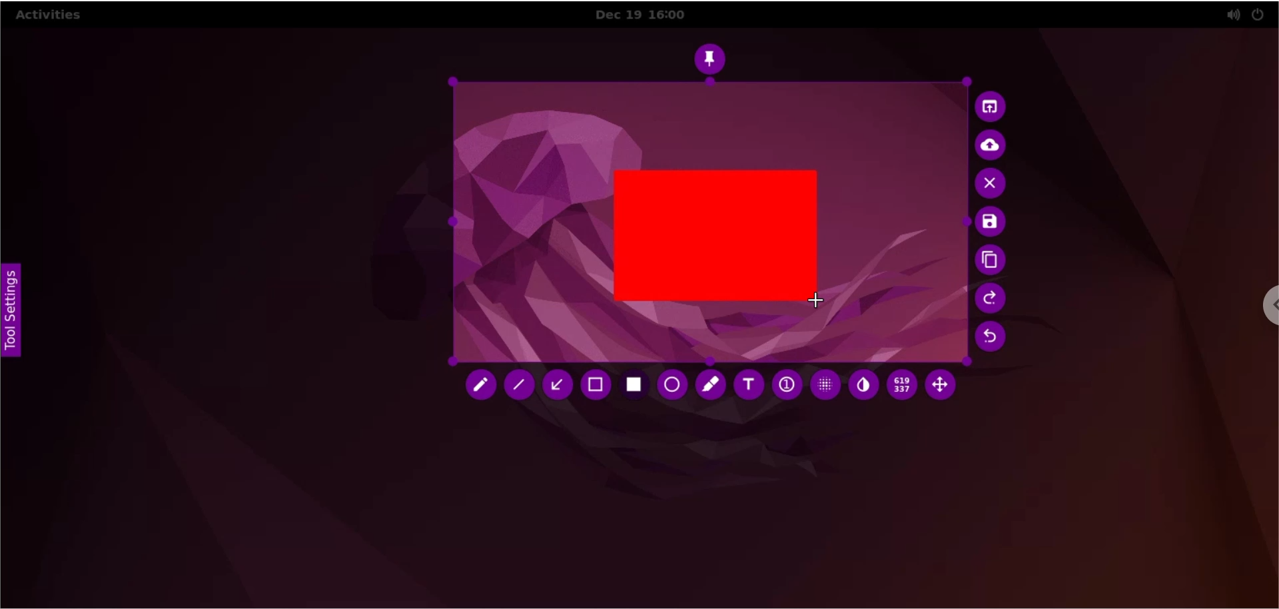  I want to click on ellipse, so click(670, 384).